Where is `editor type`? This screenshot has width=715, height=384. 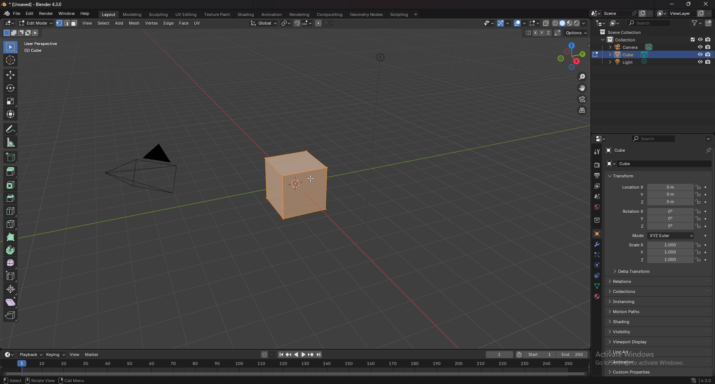 editor type is located at coordinates (601, 23).